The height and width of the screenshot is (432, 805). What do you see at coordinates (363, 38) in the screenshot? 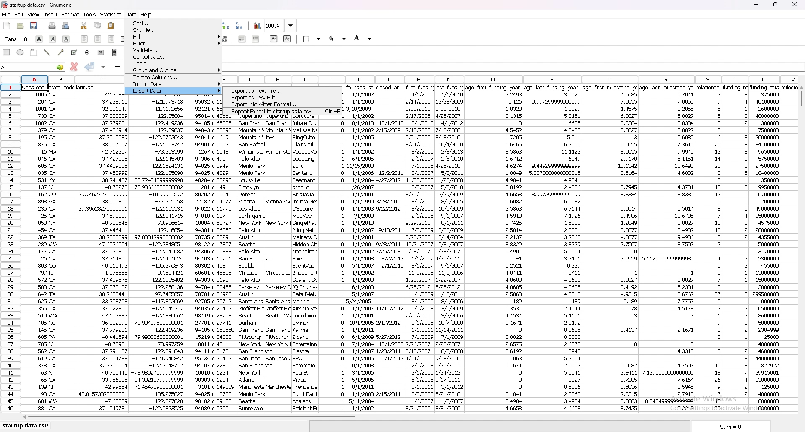
I see `background` at bounding box center [363, 38].